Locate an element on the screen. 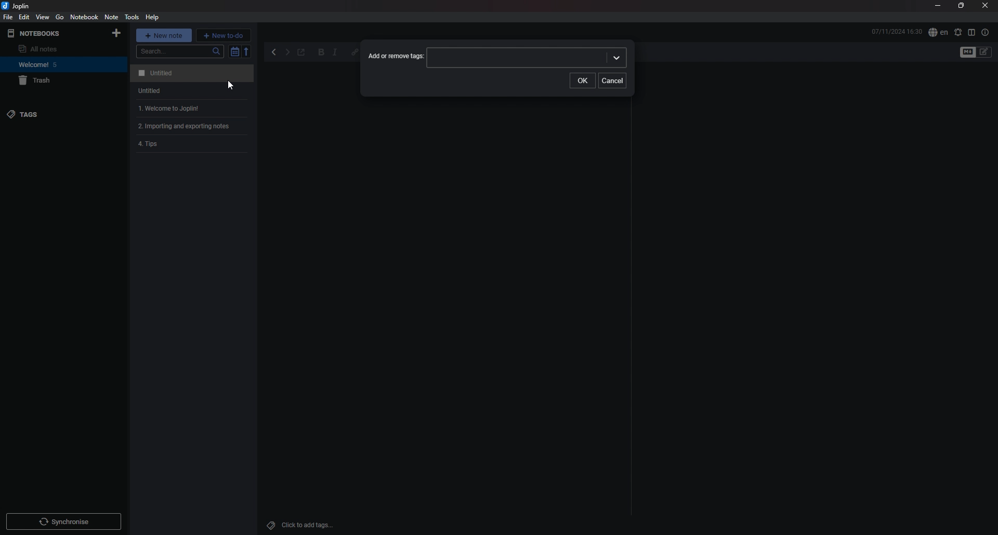 The height and width of the screenshot is (535, 998). reverse sort order is located at coordinates (247, 51).